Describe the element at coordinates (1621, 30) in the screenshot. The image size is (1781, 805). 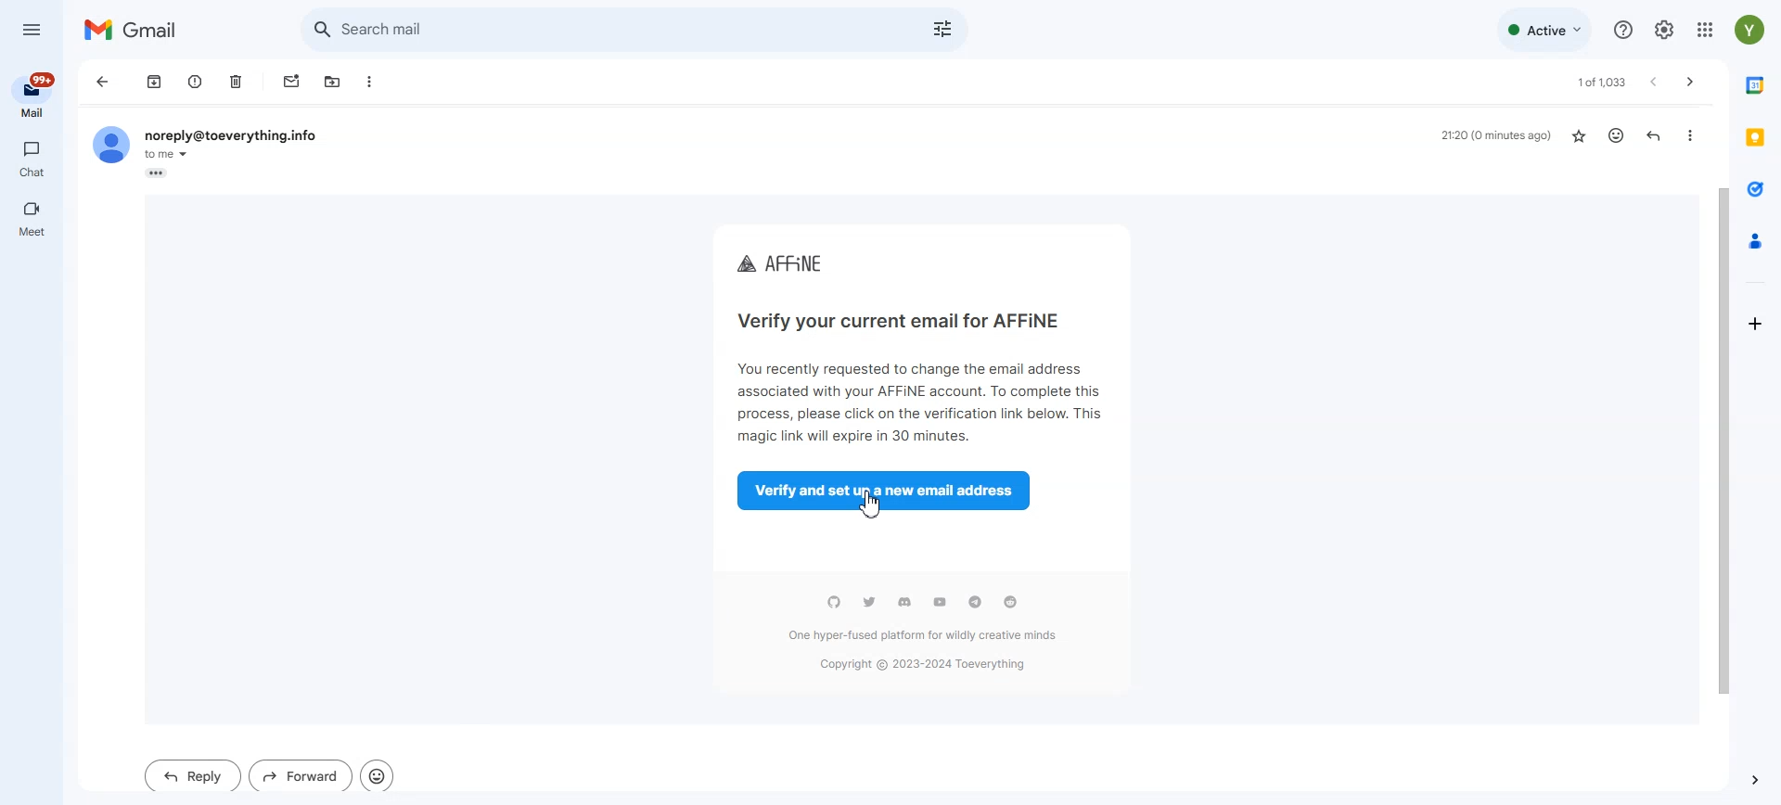
I see `Support` at that location.